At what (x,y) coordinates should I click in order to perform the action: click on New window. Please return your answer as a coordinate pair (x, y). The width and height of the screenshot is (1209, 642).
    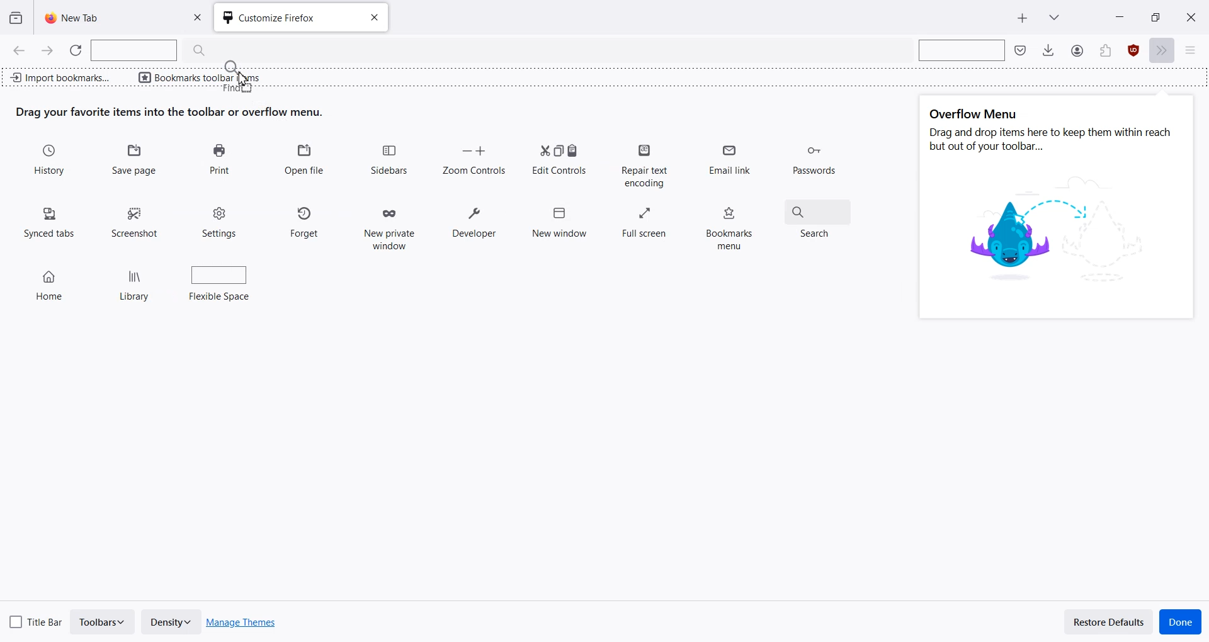
    Looking at the image, I should click on (559, 218).